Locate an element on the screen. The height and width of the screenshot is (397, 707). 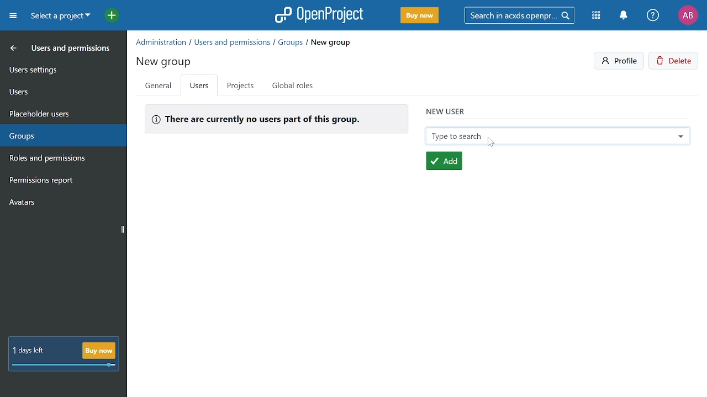
Modules is located at coordinates (598, 16).